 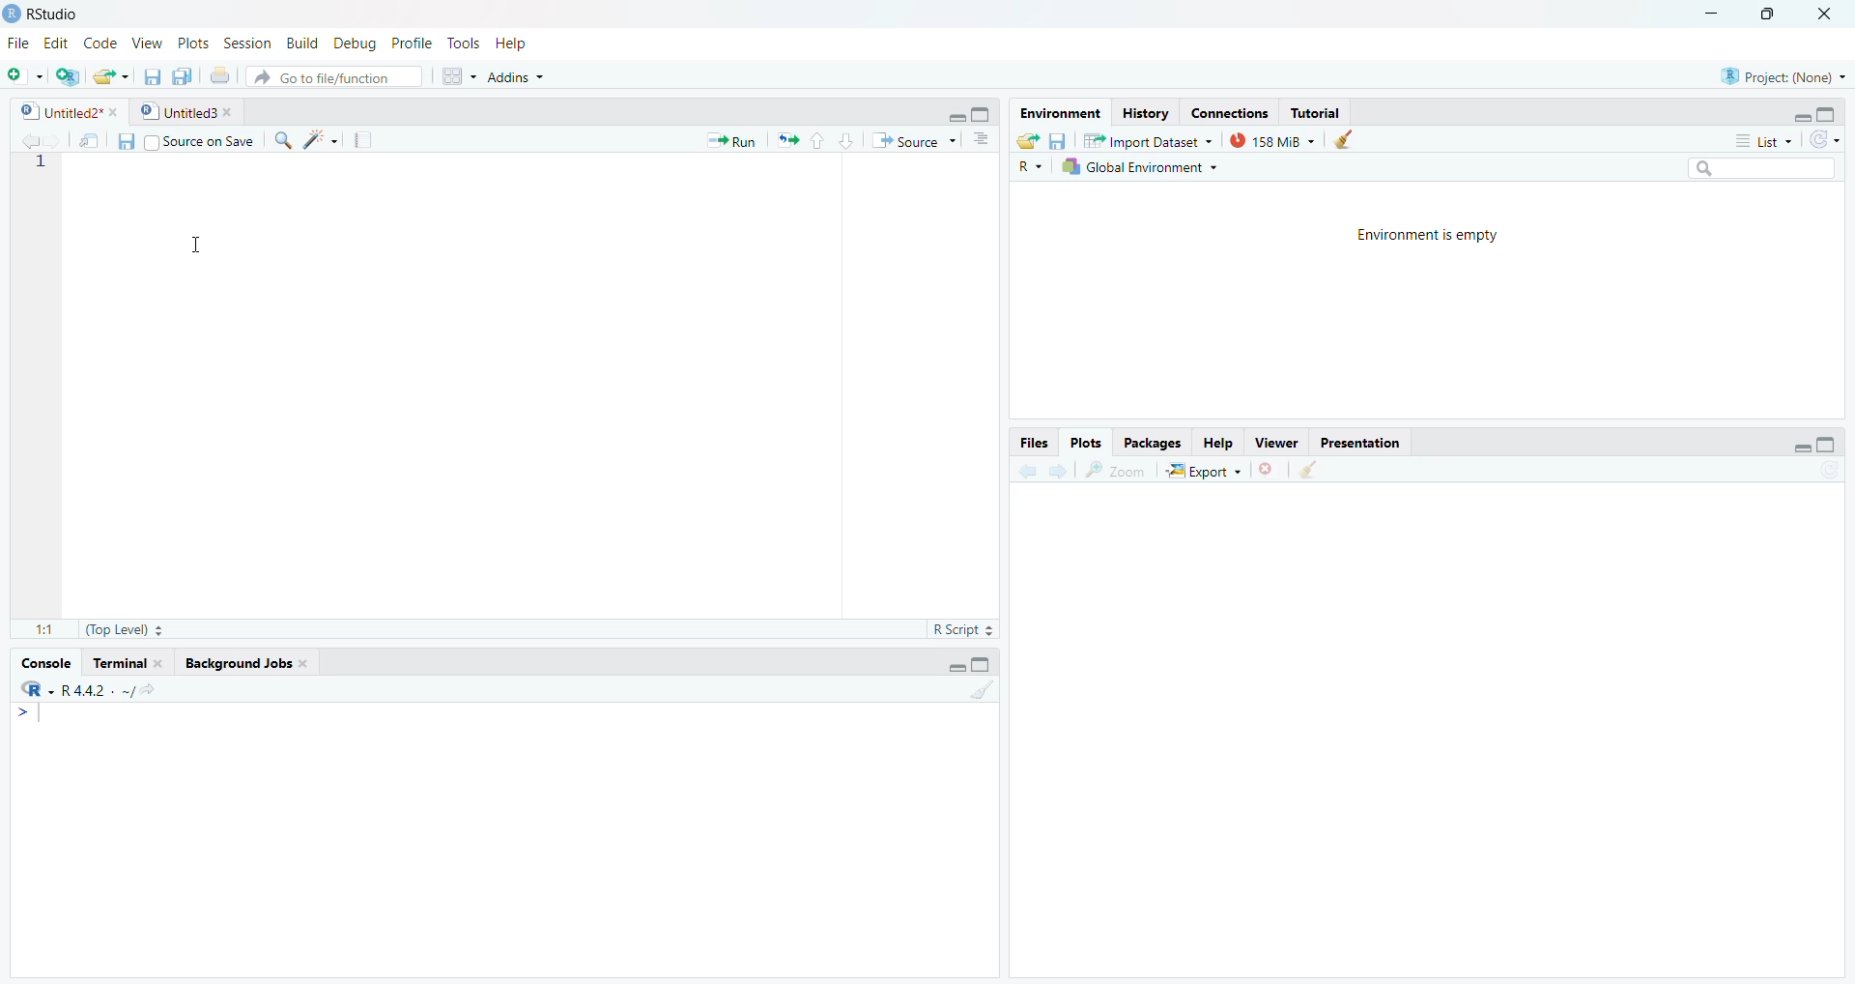 What do you see at coordinates (1220, 445) in the screenshot?
I see `Help` at bounding box center [1220, 445].